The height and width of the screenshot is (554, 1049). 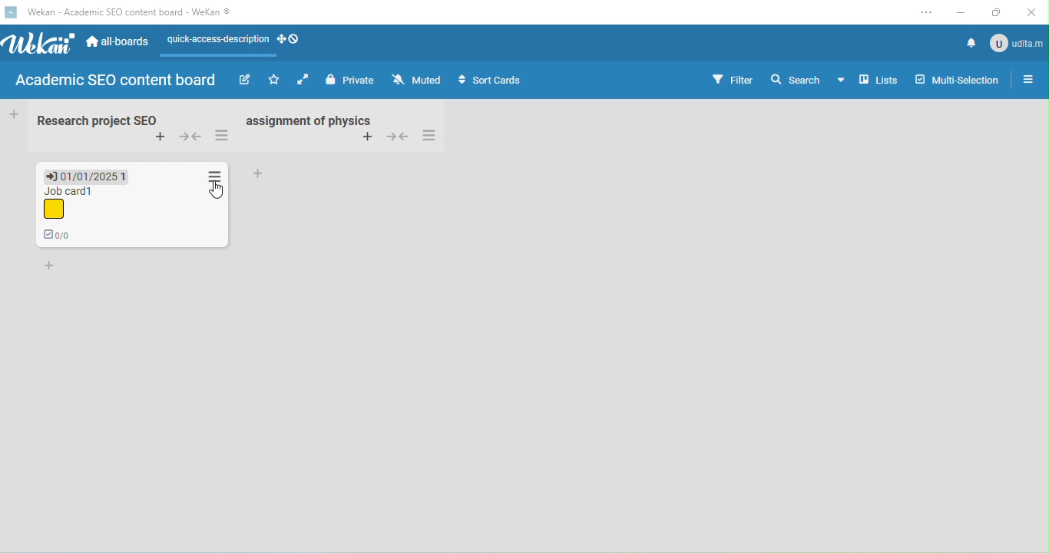 What do you see at coordinates (960, 81) in the screenshot?
I see `multi selection` at bounding box center [960, 81].